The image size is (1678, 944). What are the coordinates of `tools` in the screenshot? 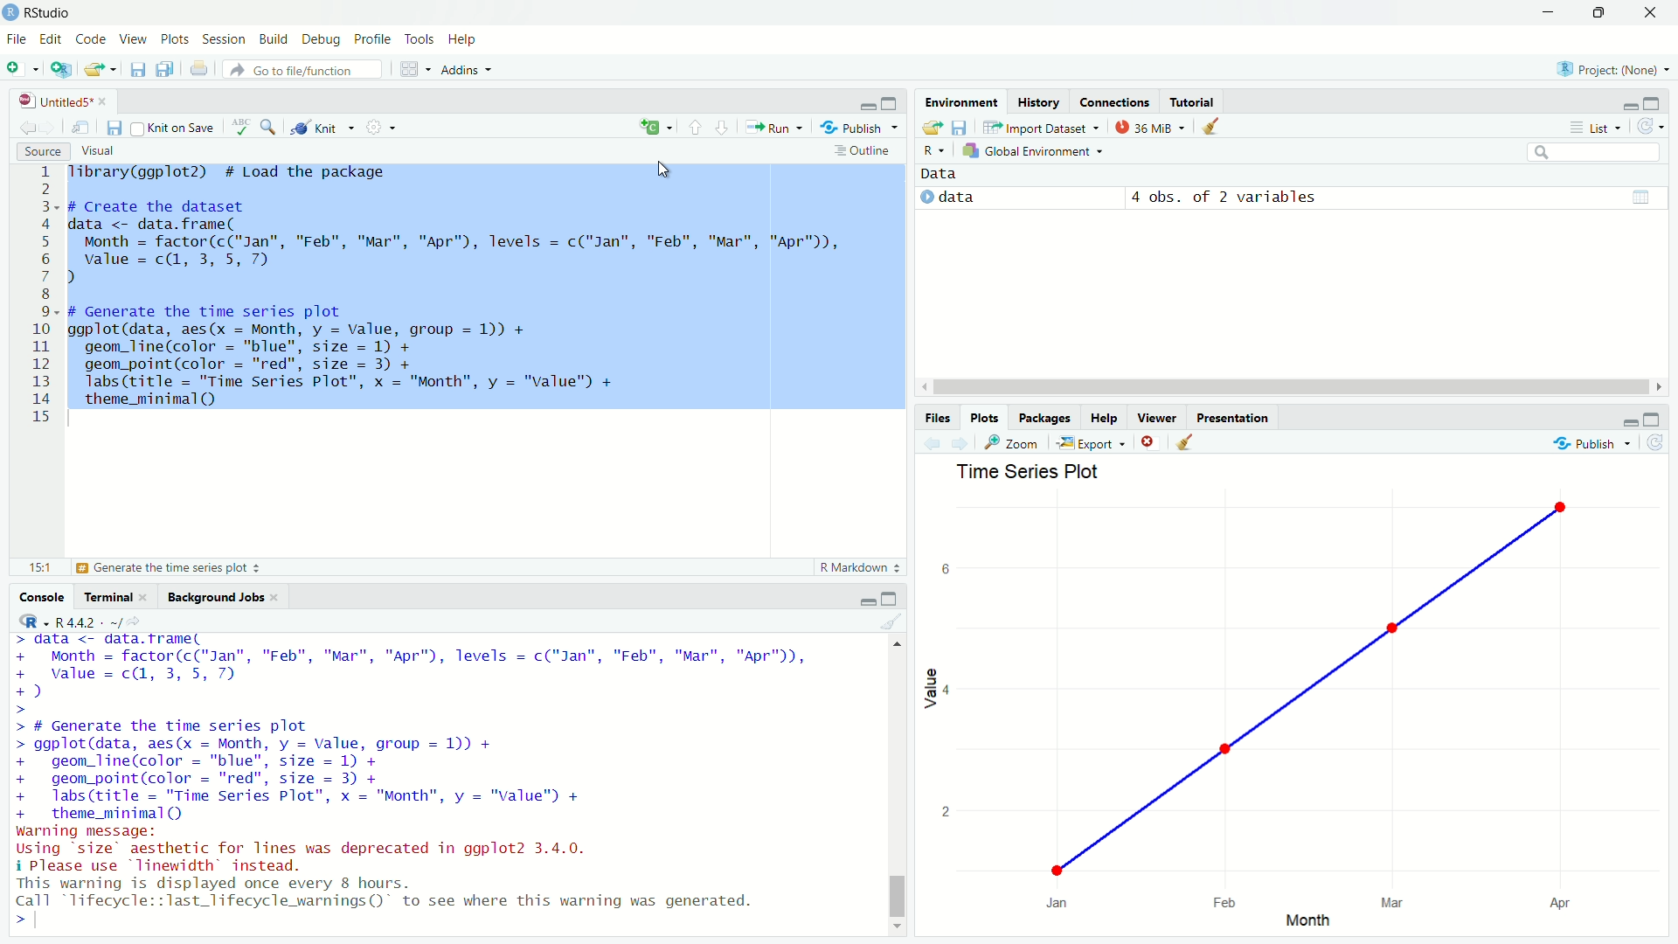 It's located at (421, 40).